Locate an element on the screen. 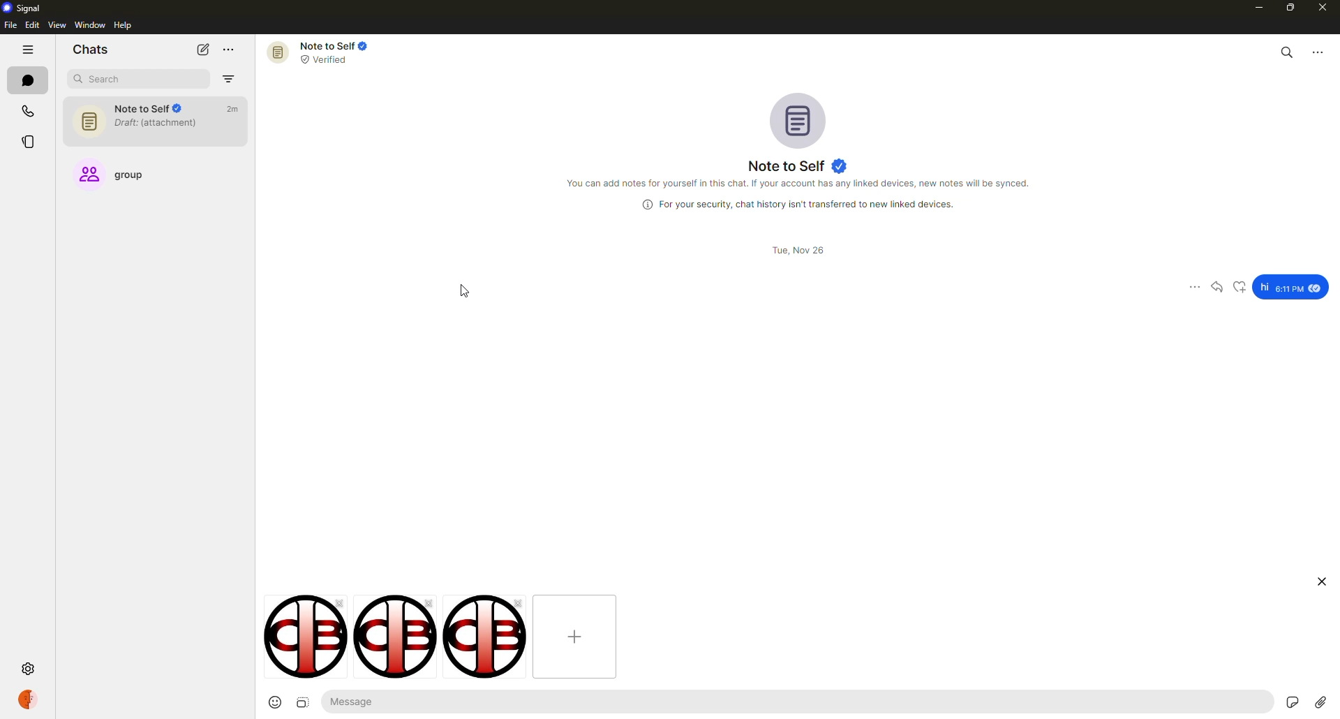  close is located at coordinates (1324, 581).